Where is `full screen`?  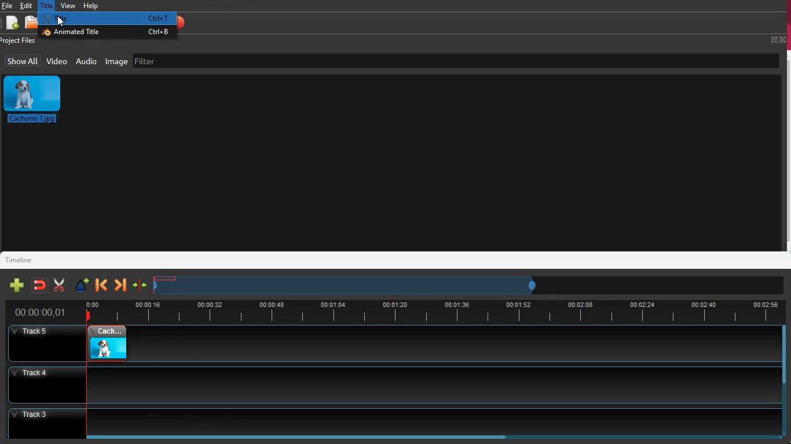
full screen is located at coordinates (778, 39).